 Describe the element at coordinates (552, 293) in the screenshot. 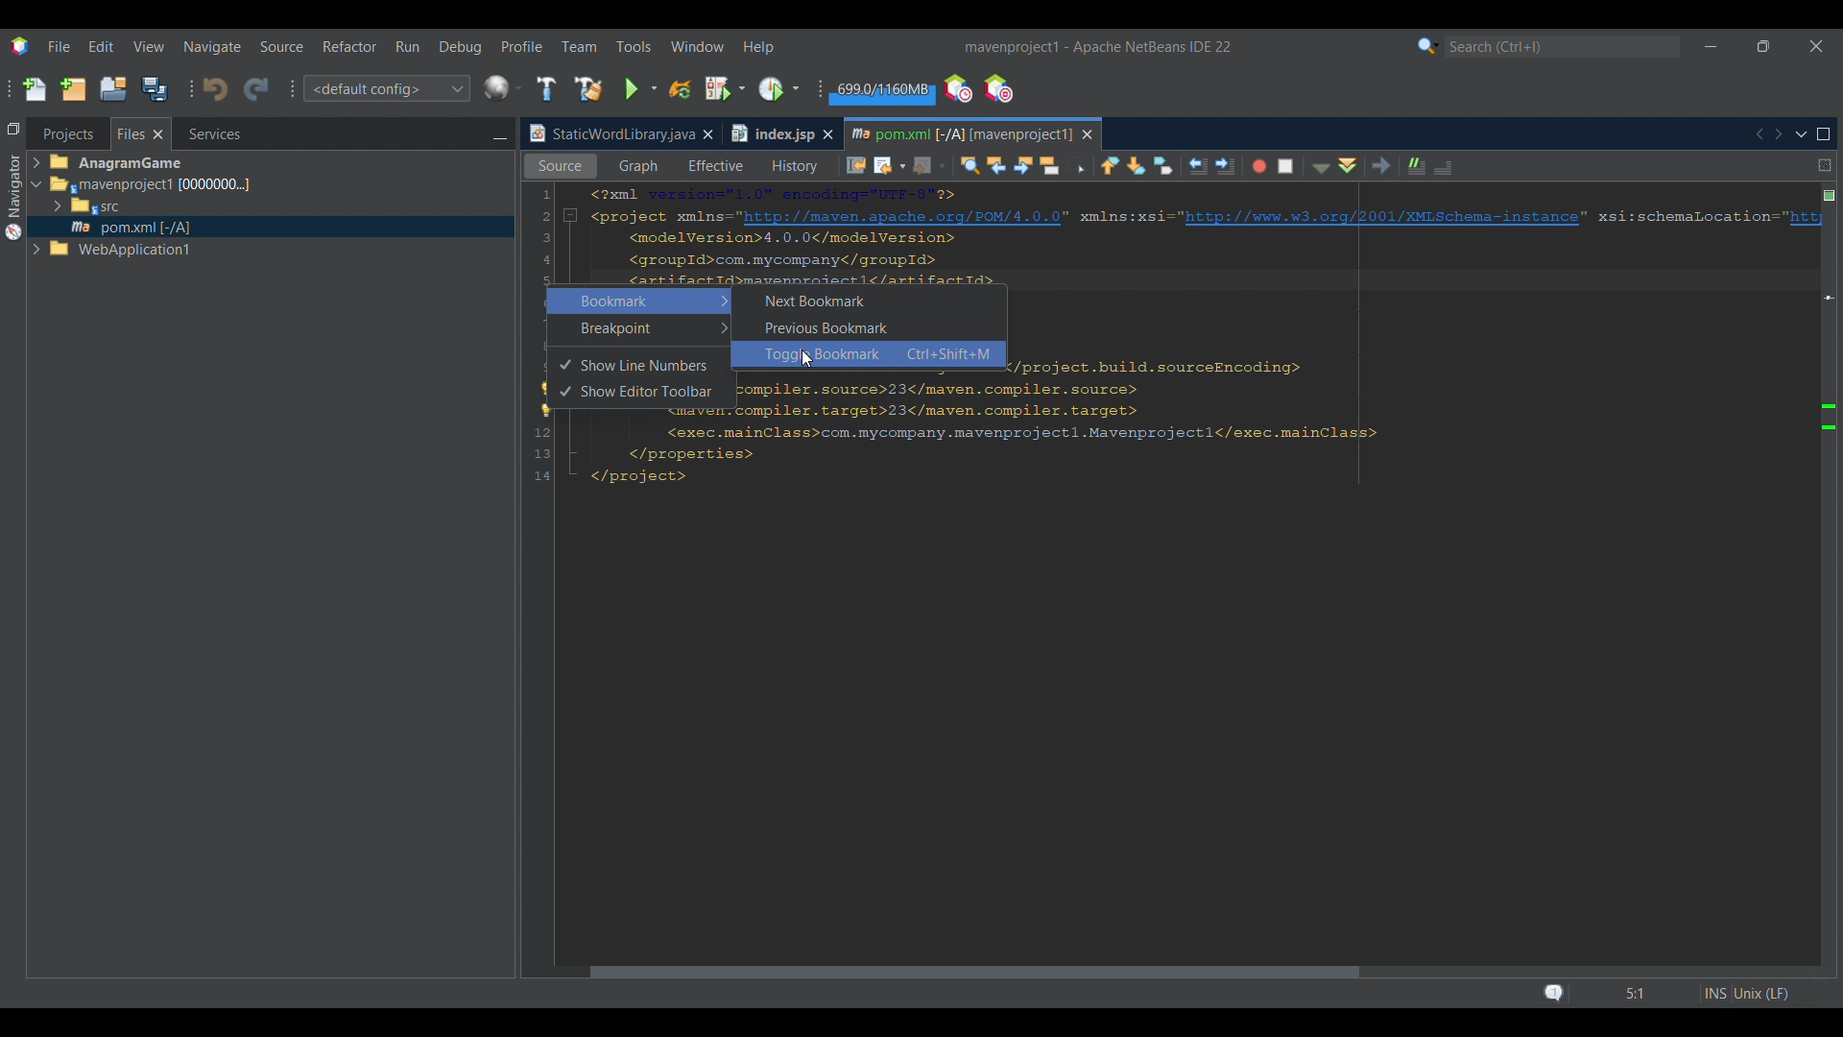

I see `Cursor right clicking ` at that location.